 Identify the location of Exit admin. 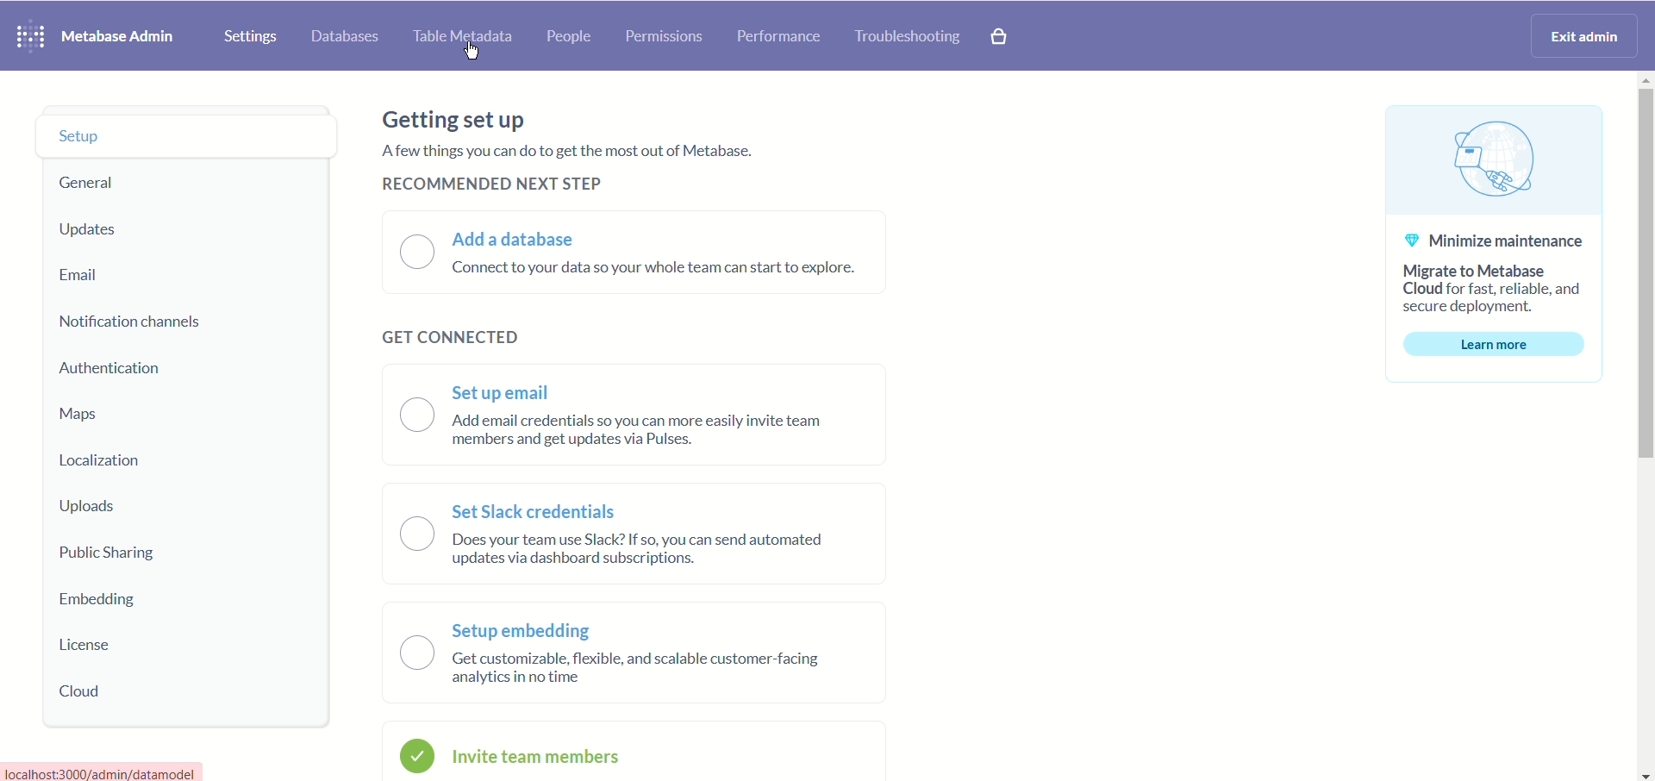
(1586, 35).